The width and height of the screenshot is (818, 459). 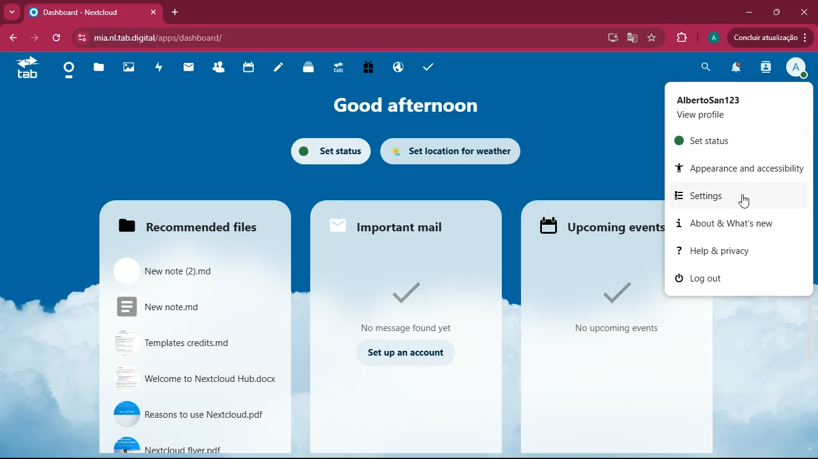 I want to click on file, so click(x=196, y=443).